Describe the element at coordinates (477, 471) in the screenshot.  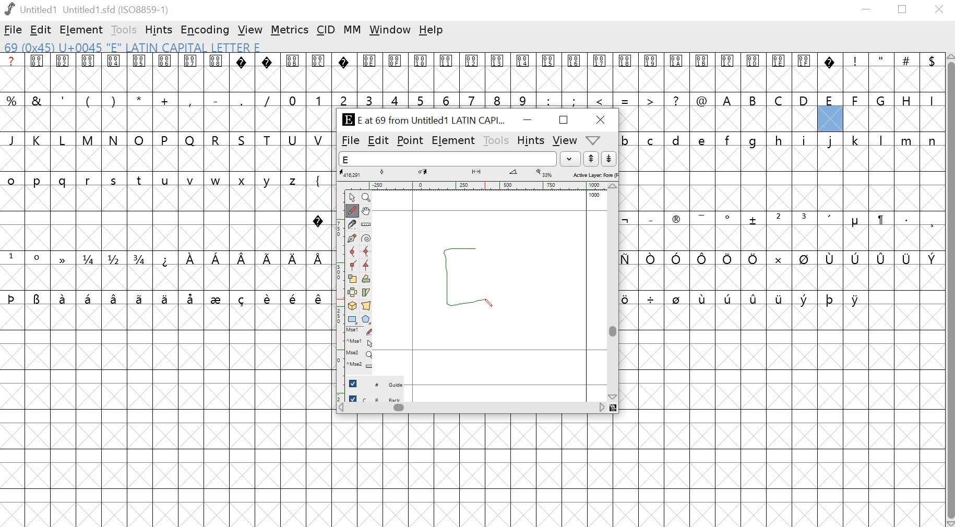
I see `empty cells` at that location.